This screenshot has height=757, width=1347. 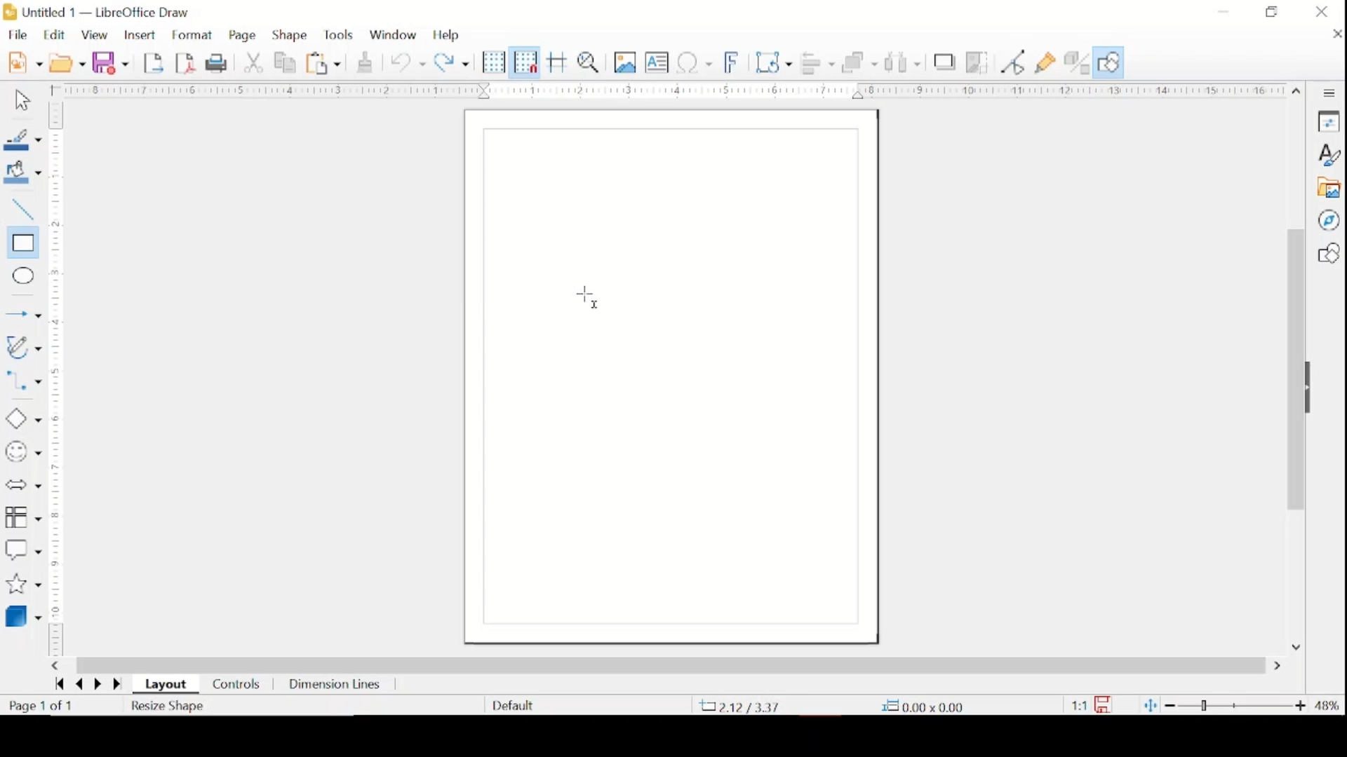 I want to click on toggle point edit mode, so click(x=1014, y=62).